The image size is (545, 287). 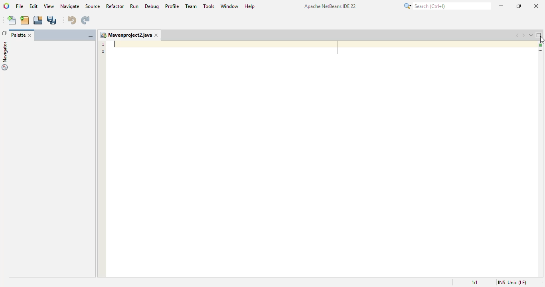 What do you see at coordinates (539, 35) in the screenshot?
I see `maximize window` at bounding box center [539, 35].